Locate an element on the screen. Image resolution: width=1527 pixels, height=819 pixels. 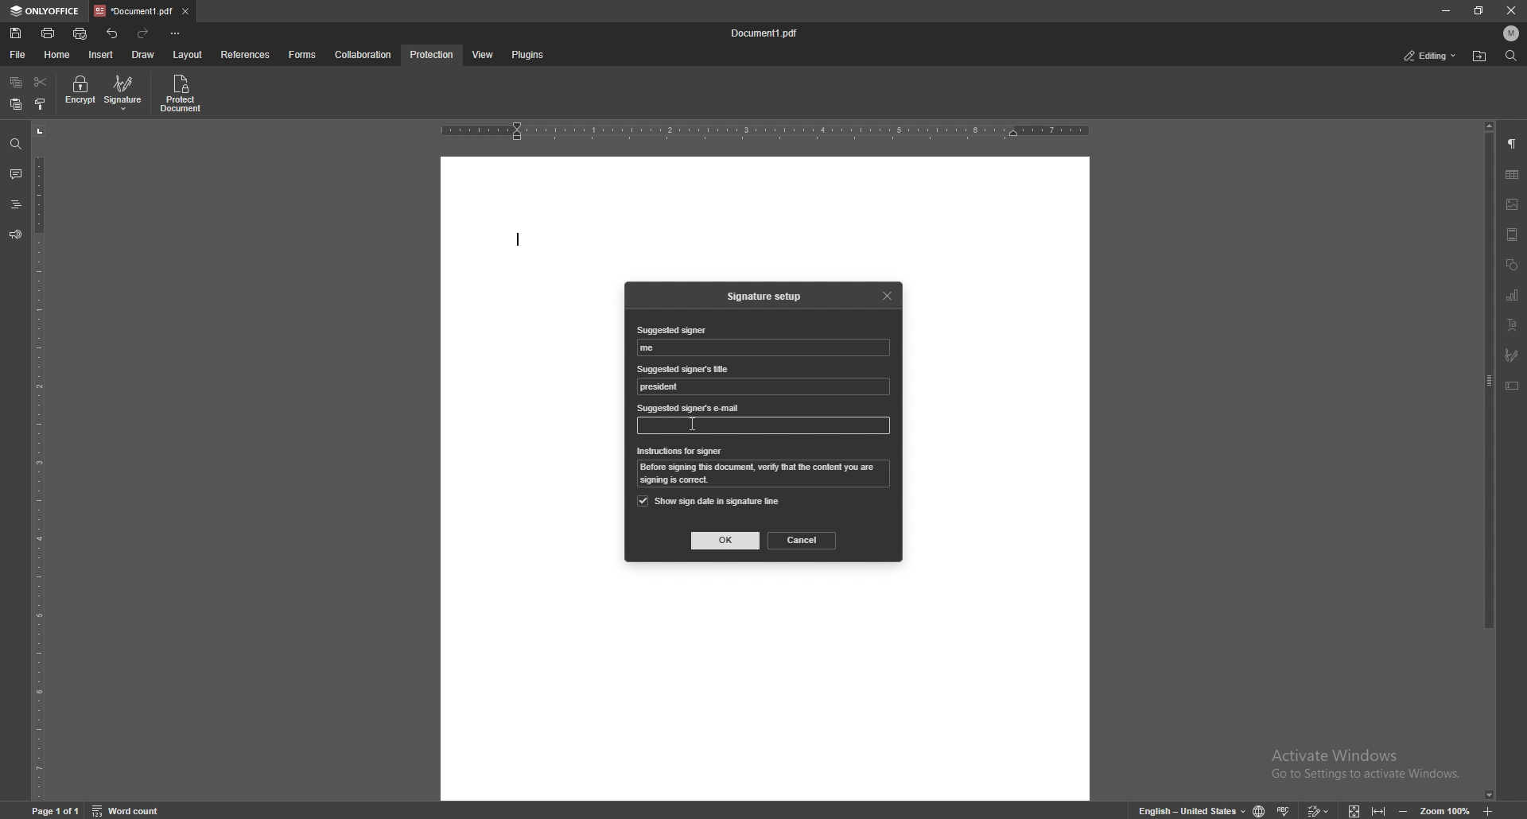
typing start is located at coordinates (524, 242).